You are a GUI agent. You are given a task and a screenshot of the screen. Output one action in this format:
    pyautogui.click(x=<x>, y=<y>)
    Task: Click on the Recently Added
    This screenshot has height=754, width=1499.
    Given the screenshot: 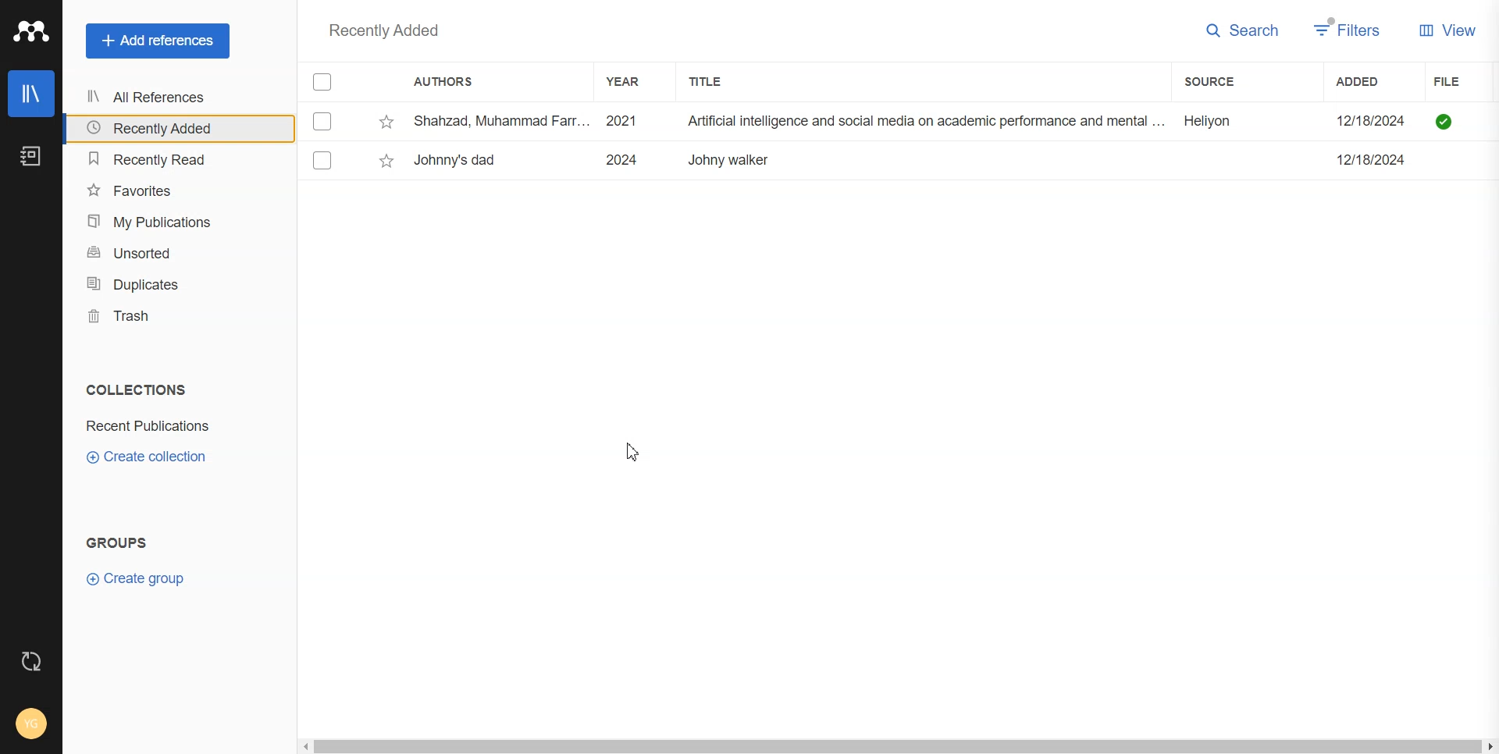 What is the action you would take?
    pyautogui.click(x=174, y=129)
    